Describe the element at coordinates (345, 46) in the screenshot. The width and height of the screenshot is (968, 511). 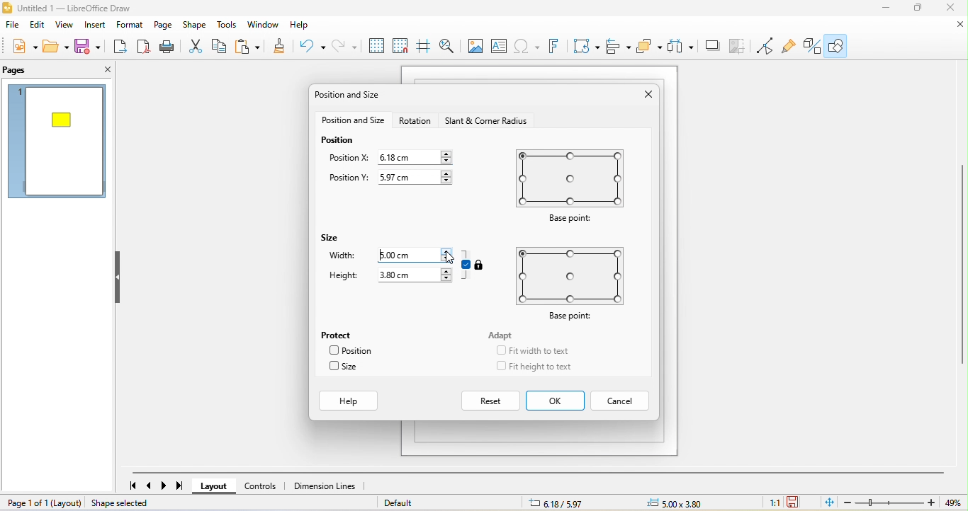
I see `redo` at that location.